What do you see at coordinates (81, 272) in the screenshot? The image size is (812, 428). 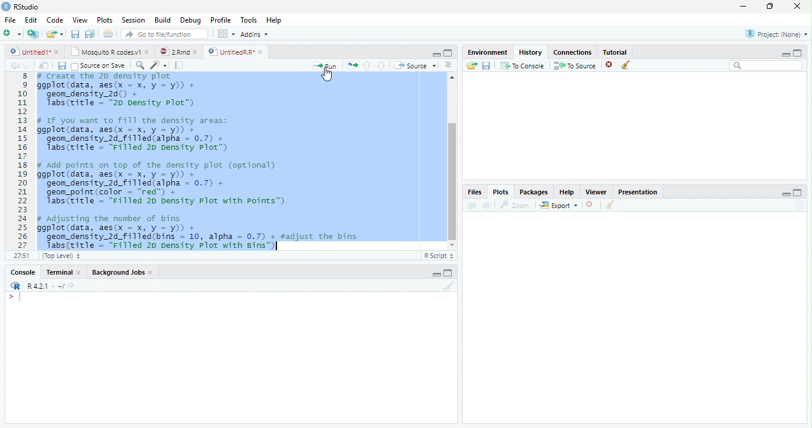 I see `close` at bounding box center [81, 272].